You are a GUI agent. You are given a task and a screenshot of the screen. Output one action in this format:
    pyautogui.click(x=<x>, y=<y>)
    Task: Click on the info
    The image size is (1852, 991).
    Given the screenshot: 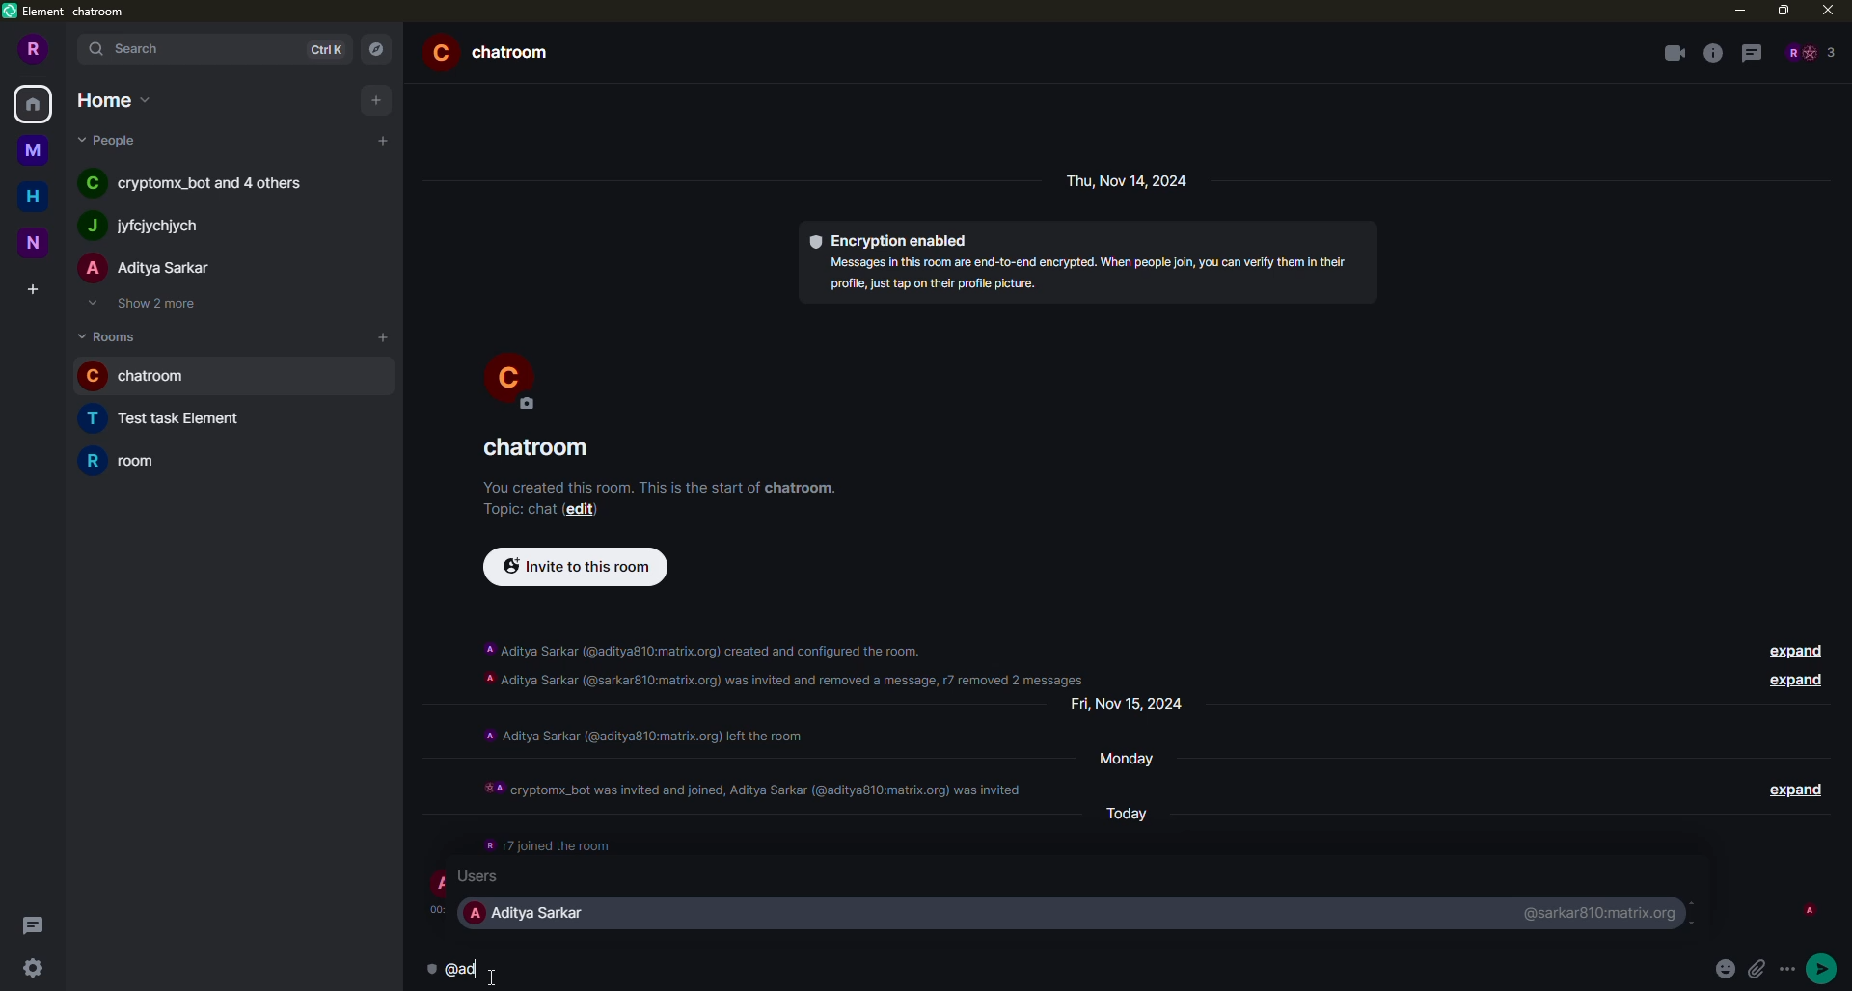 What is the action you would take?
    pyautogui.click(x=642, y=734)
    